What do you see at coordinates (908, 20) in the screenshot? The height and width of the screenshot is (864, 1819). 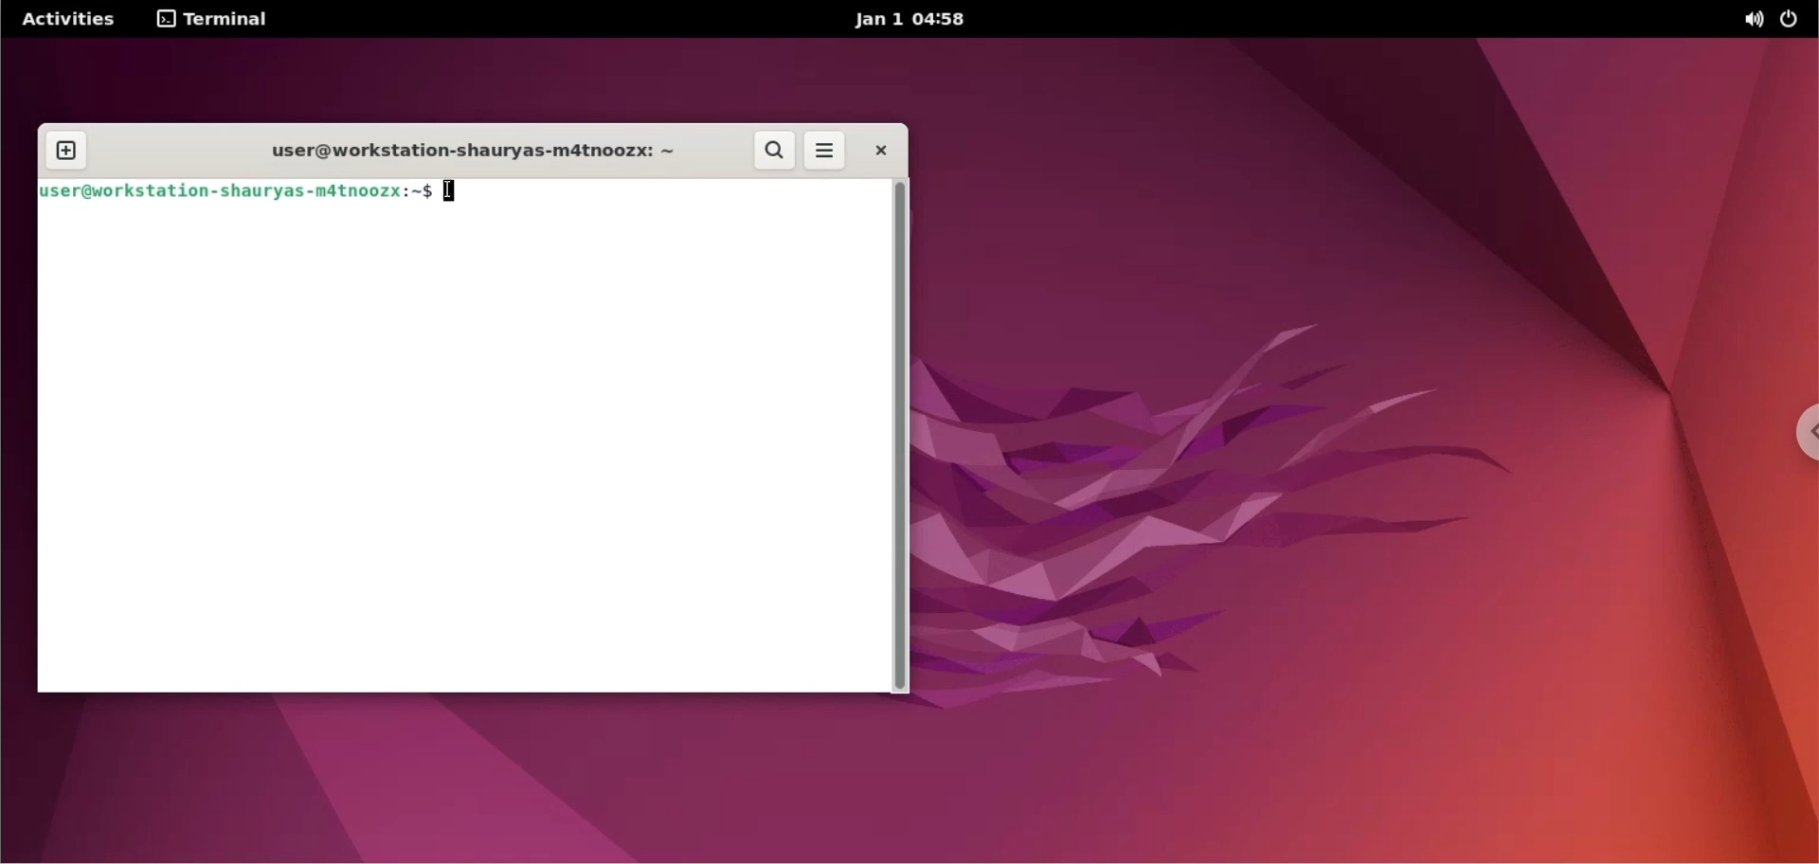 I see `Jan 1 04:58` at bounding box center [908, 20].